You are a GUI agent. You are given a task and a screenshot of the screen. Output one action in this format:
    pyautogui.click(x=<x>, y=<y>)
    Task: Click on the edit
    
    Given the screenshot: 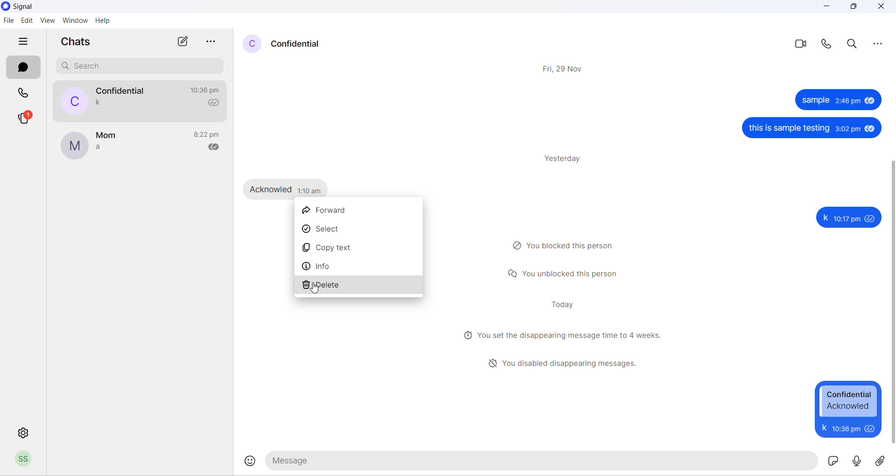 What is the action you would take?
    pyautogui.click(x=27, y=21)
    